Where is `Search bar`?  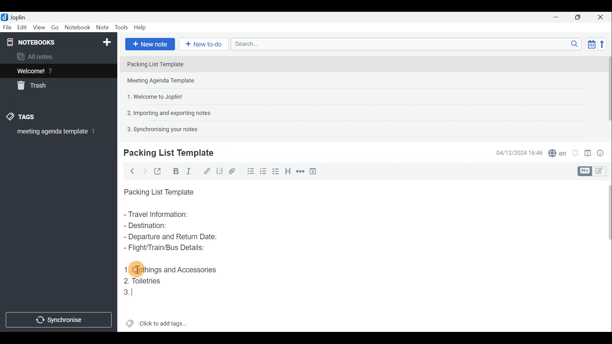
Search bar is located at coordinates (404, 45).